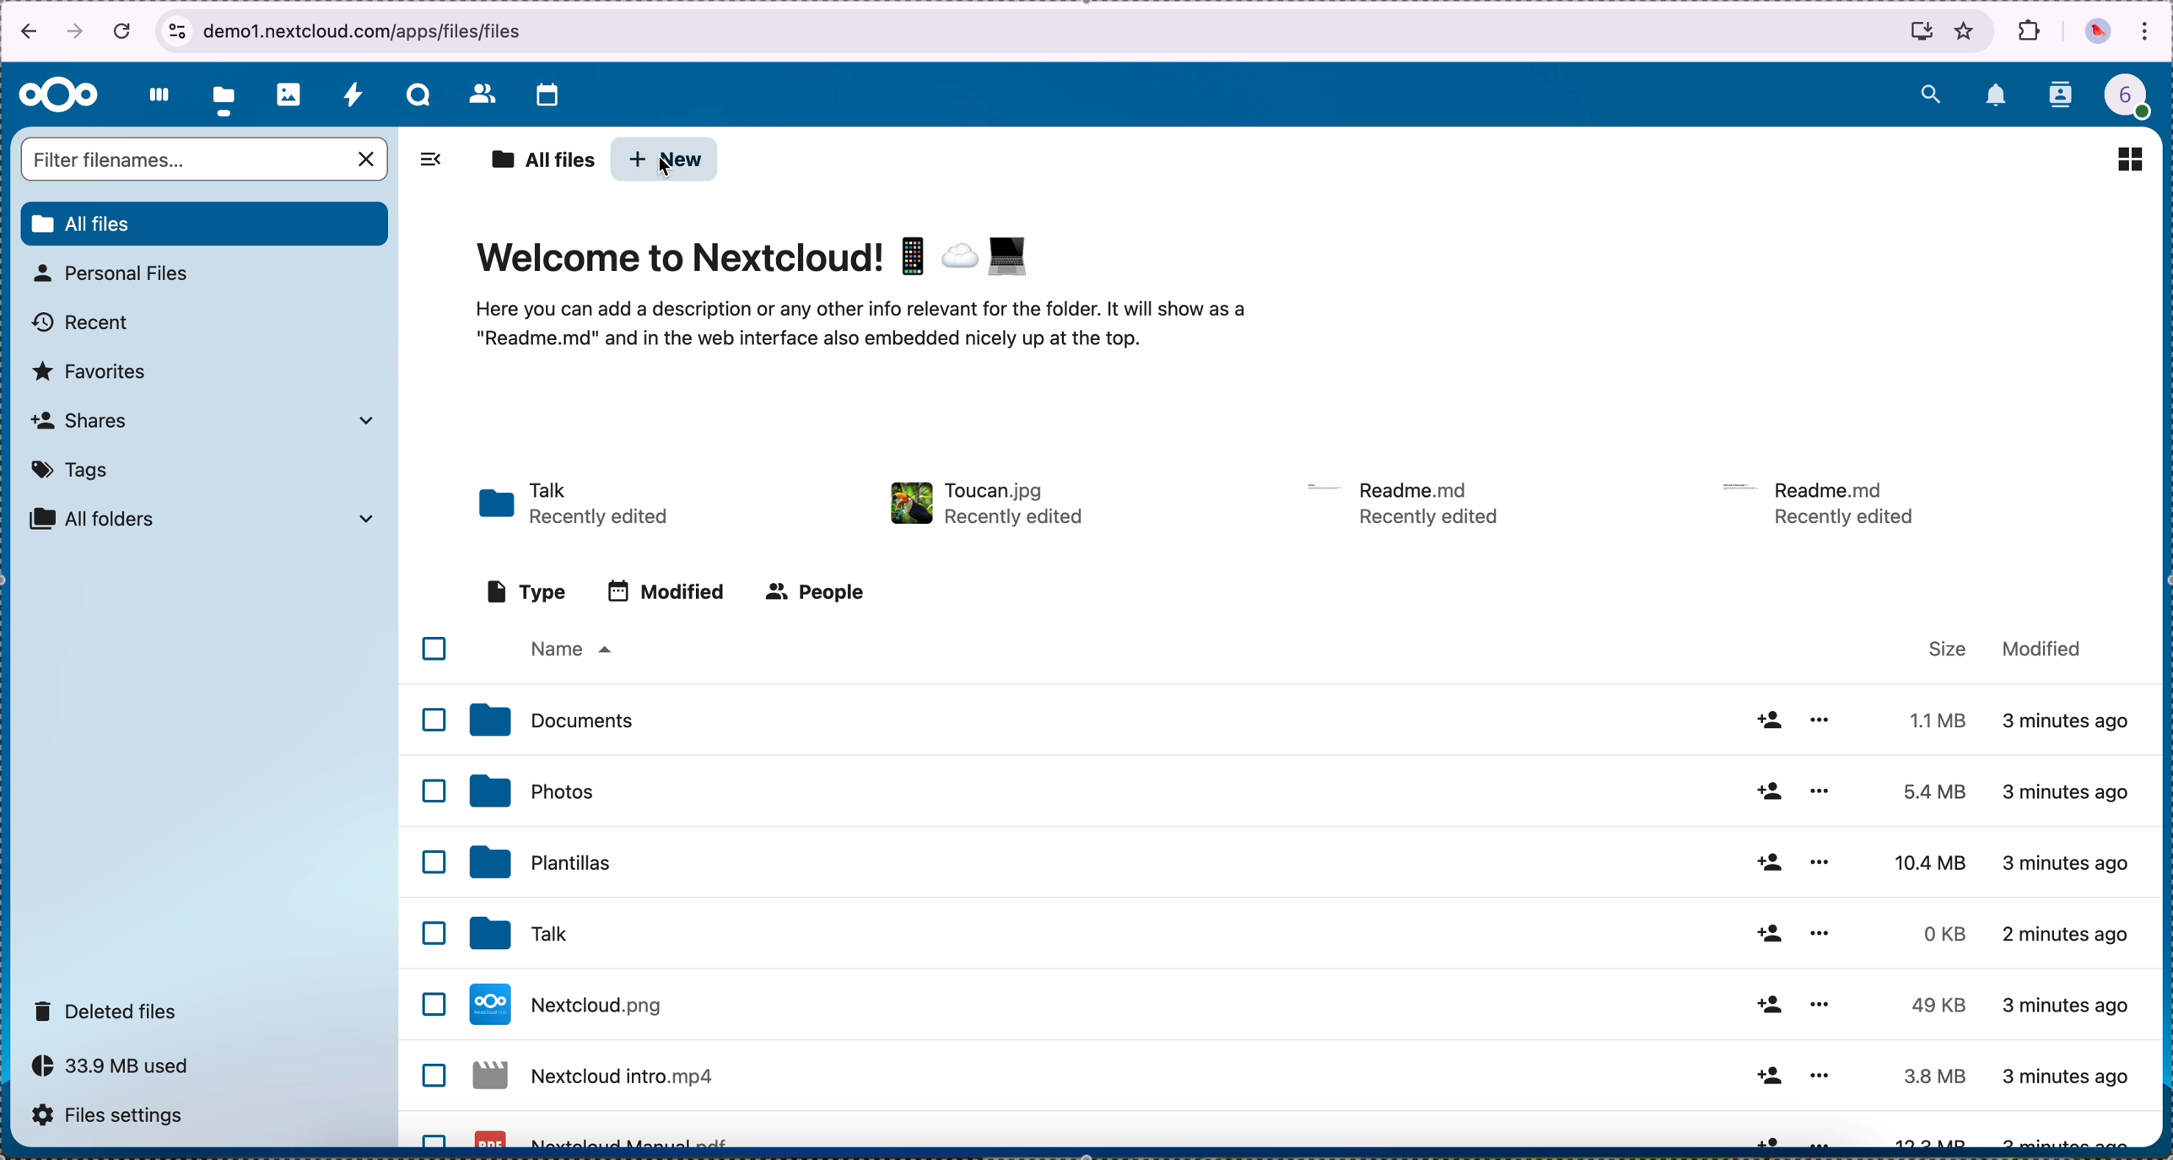 Image resolution: width=2173 pixels, height=1160 pixels. What do you see at coordinates (572, 1004) in the screenshot?
I see `Nextcloud file` at bounding box center [572, 1004].